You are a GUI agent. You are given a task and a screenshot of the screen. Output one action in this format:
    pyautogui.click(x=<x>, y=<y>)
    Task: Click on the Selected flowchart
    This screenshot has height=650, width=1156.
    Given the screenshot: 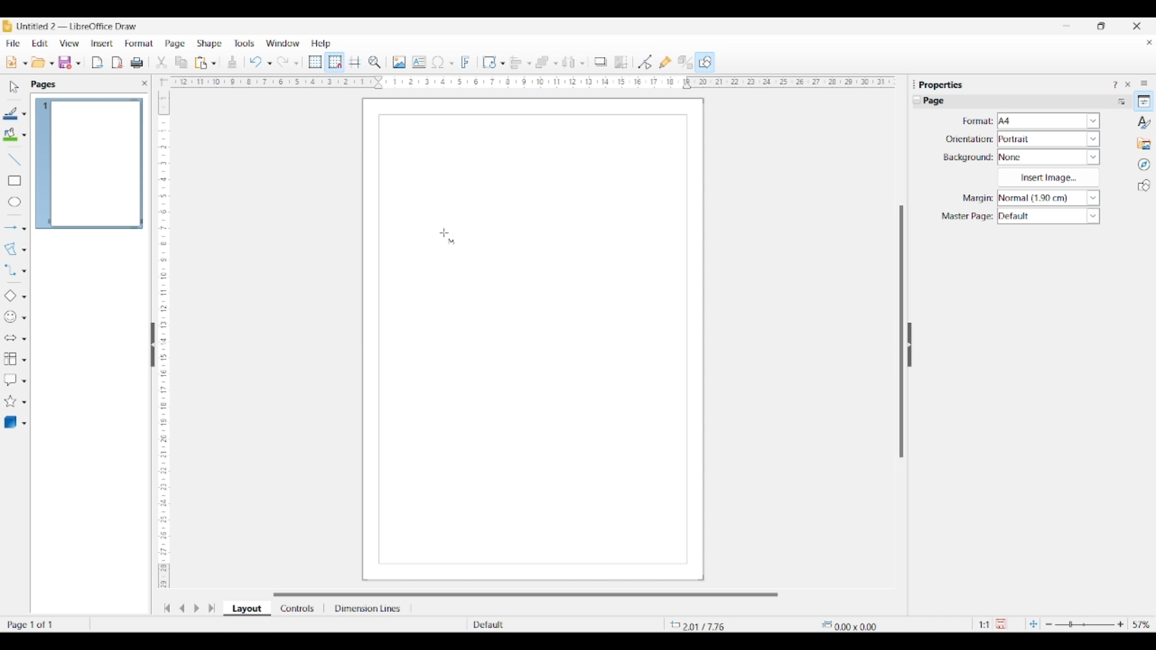 What is the action you would take?
    pyautogui.click(x=10, y=359)
    